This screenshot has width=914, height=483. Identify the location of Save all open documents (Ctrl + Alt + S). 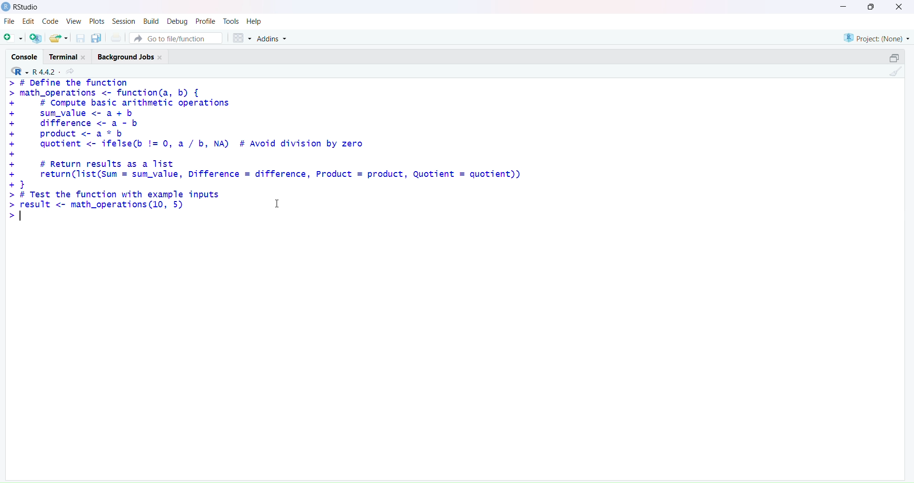
(96, 37).